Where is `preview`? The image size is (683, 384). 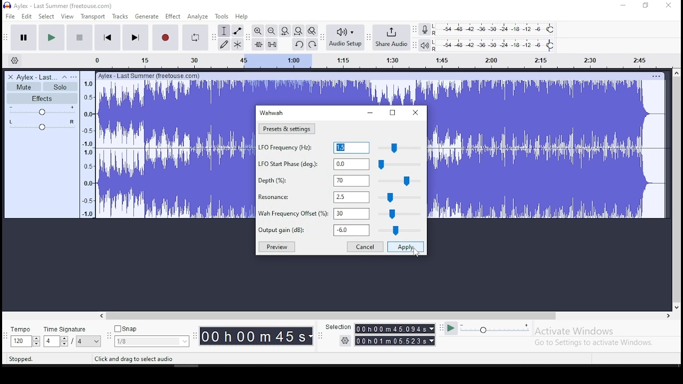
preview is located at coordinates (276, 247).